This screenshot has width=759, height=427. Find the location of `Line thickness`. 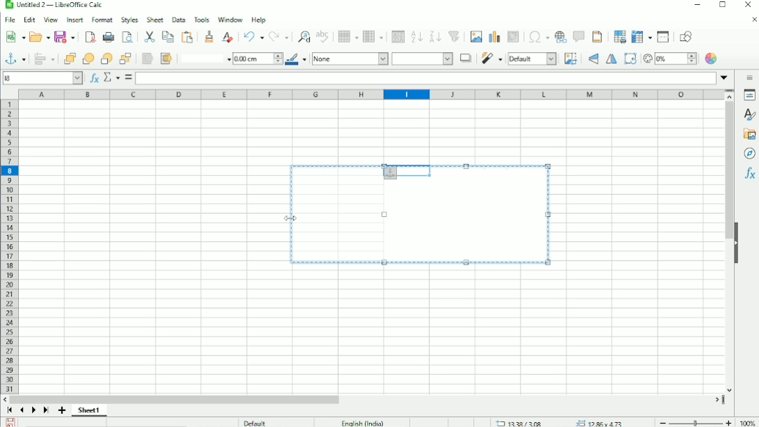

Line thickness is located at coordinates (257, 58).